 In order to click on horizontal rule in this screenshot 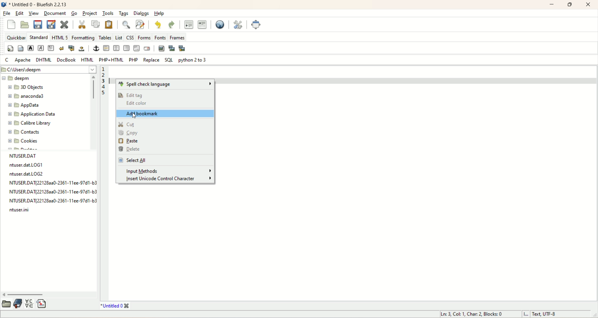, I will do `click(107, 49)`.